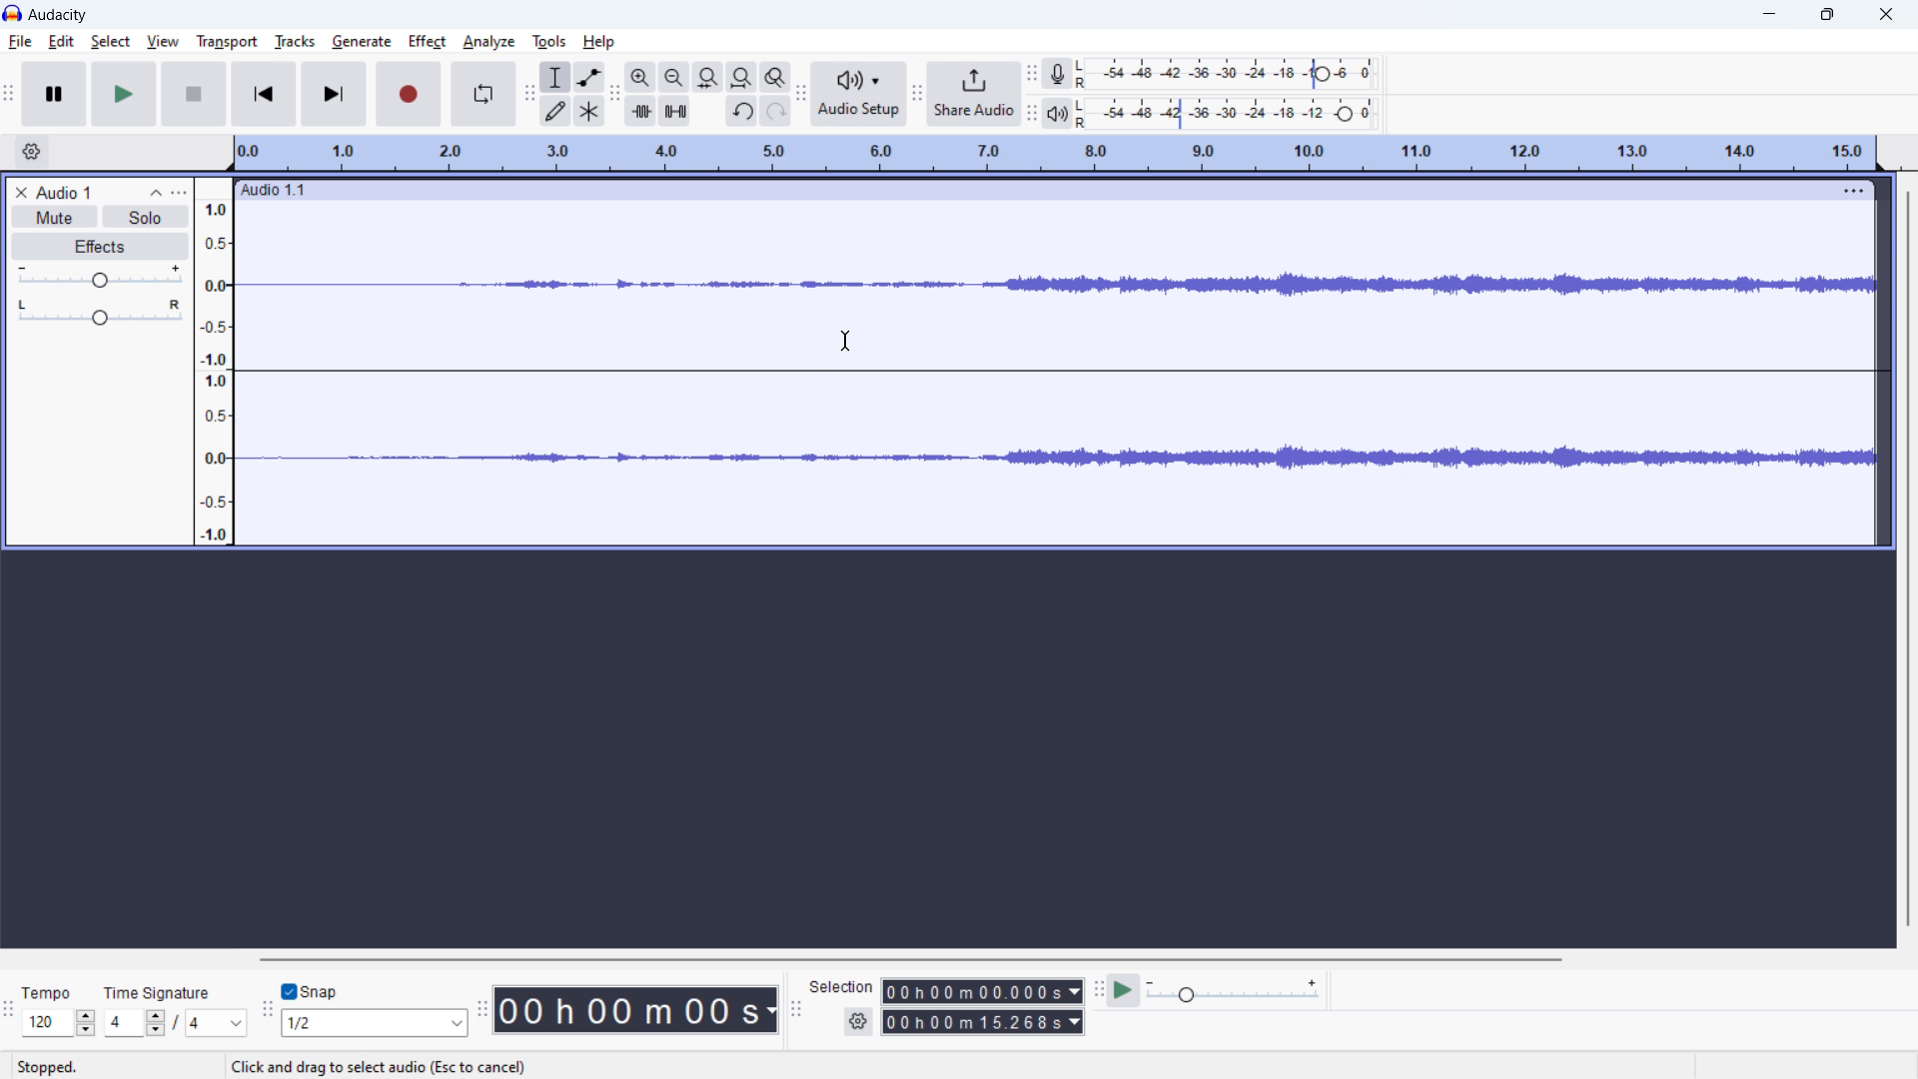 The image size is (1918, 1079). I want to click on volume, so click(101, 277).